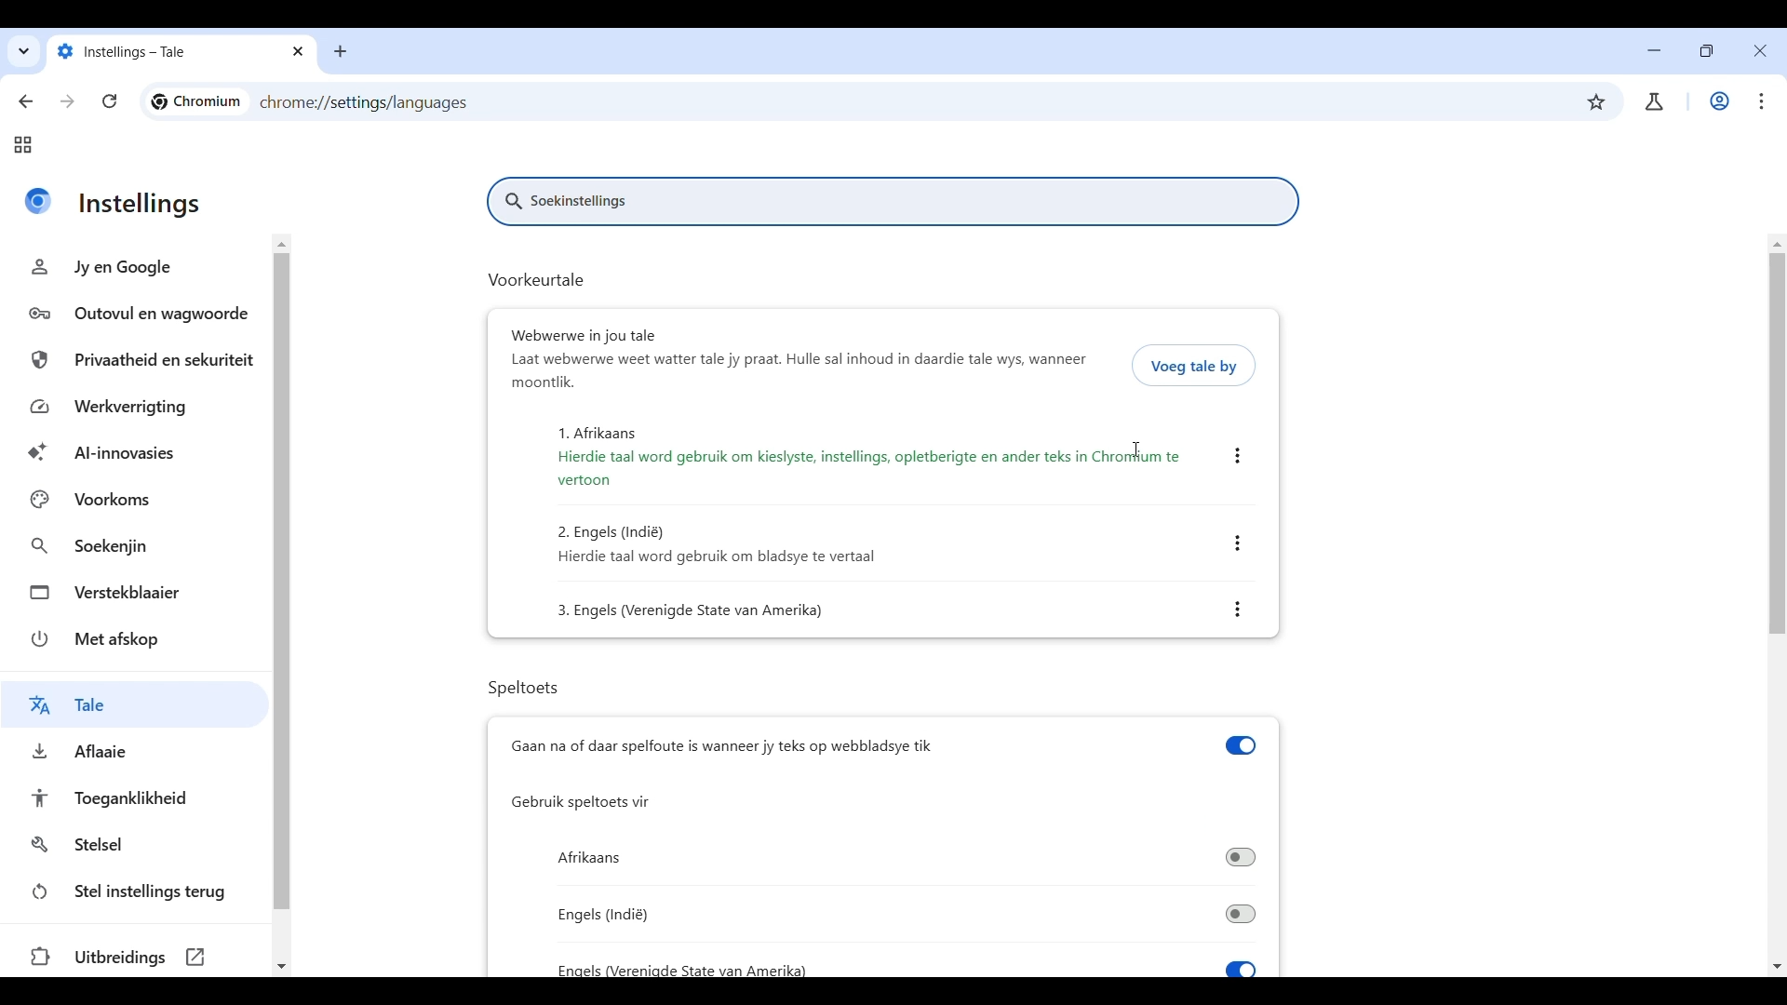 The height and width of the screenshot is (1005, 1787). What do you see at coordinates (728, 546) in the screenshot?
I see `2. Engels (Indi)
Hierdie taal word gebruik om bladsye te vertaal` at bounding box center [728, 546].